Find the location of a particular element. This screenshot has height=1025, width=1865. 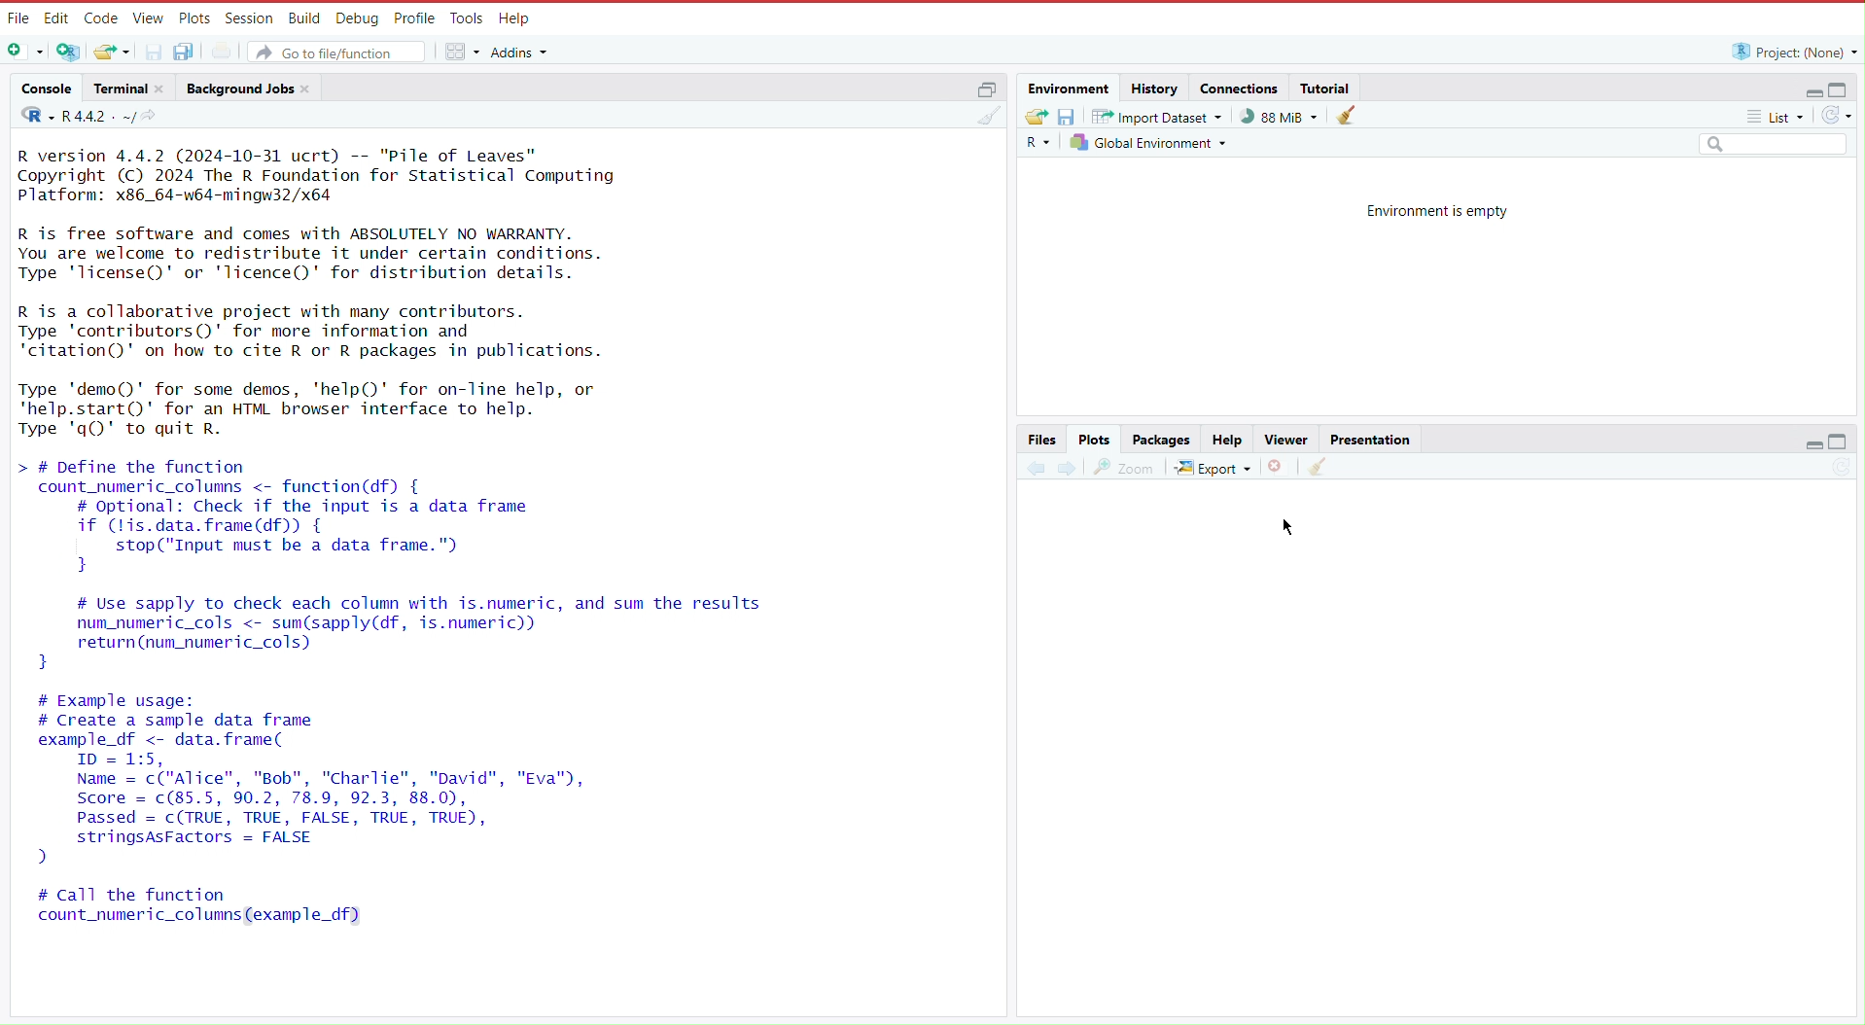

Presentation is located at coordinates (1370, 438).